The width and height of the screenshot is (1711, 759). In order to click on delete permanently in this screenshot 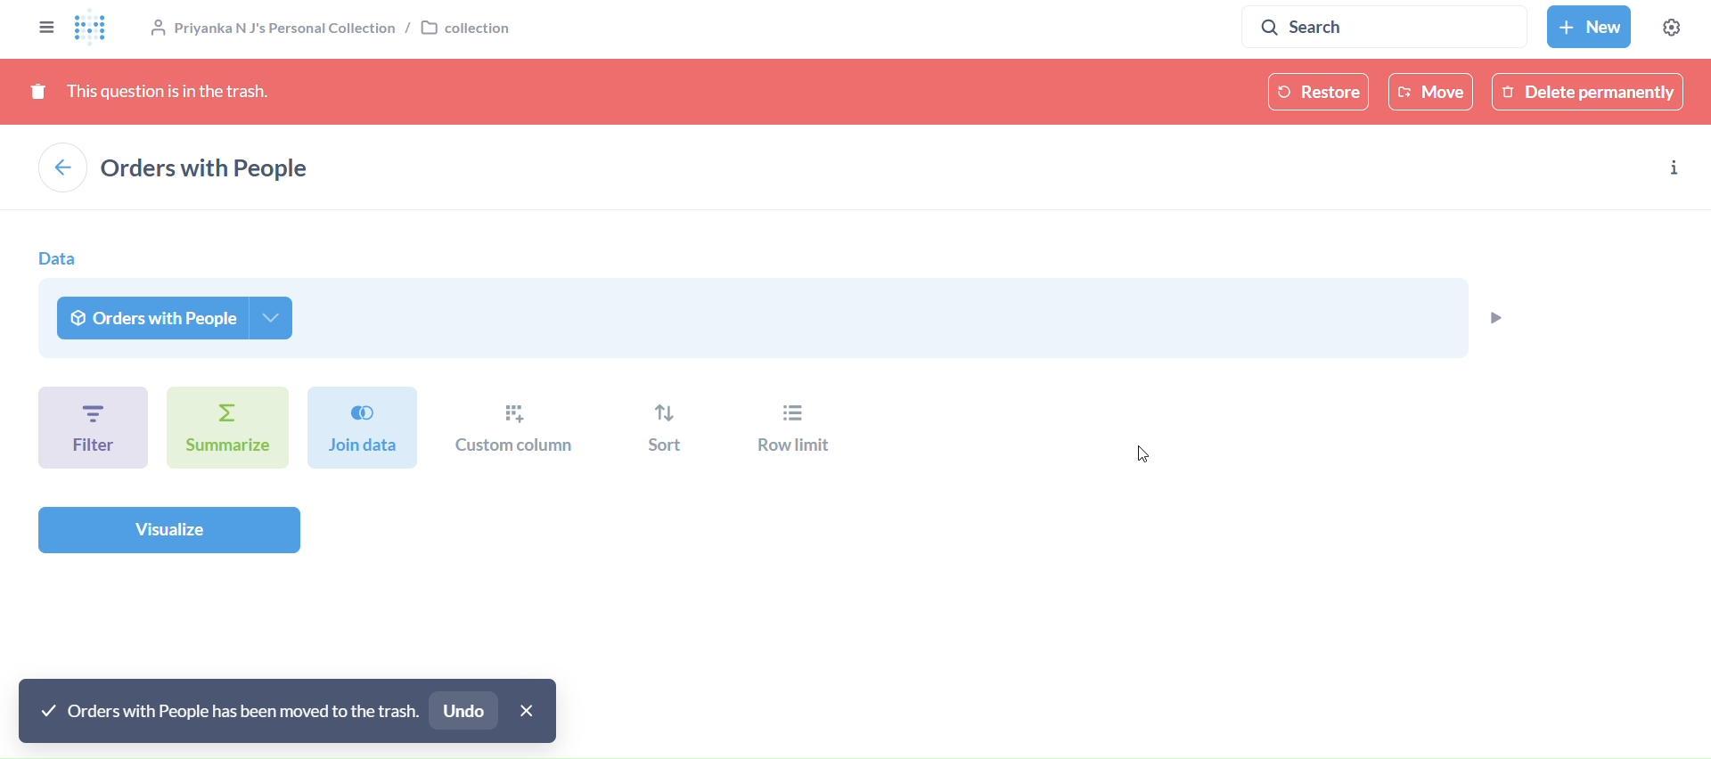, I will do `click(1589, 92)`.